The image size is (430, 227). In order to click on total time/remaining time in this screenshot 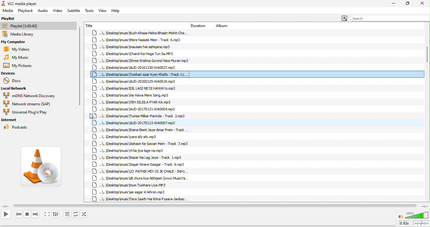, I will do `click(421, 223)`.